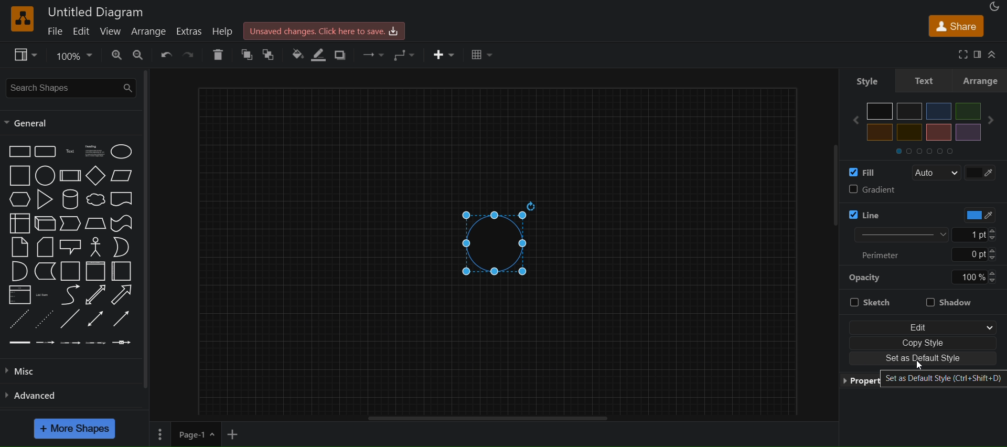  I want to click on arrange, so click(982, 80).